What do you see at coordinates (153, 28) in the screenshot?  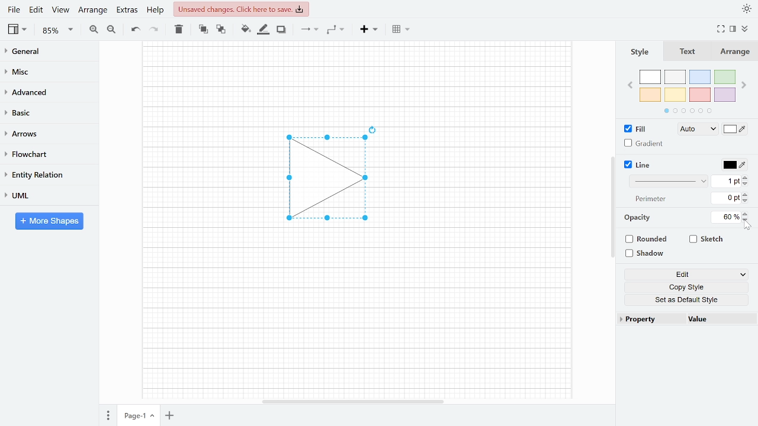 I see `Redo` at bounding box center [153, 28].